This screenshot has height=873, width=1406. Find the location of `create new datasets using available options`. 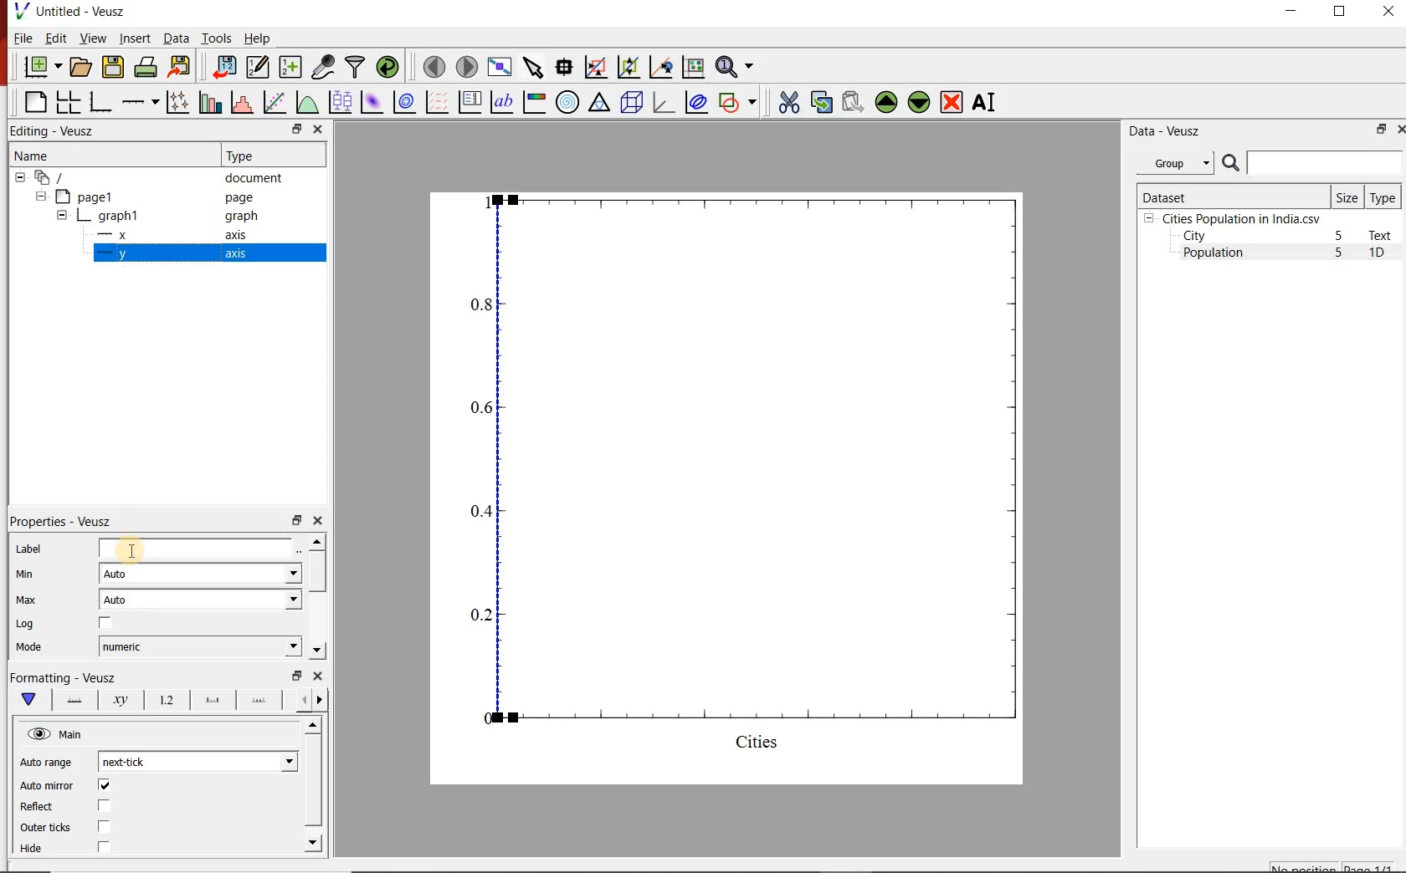

create new datasets using available options is located at coordinates (288, 67).